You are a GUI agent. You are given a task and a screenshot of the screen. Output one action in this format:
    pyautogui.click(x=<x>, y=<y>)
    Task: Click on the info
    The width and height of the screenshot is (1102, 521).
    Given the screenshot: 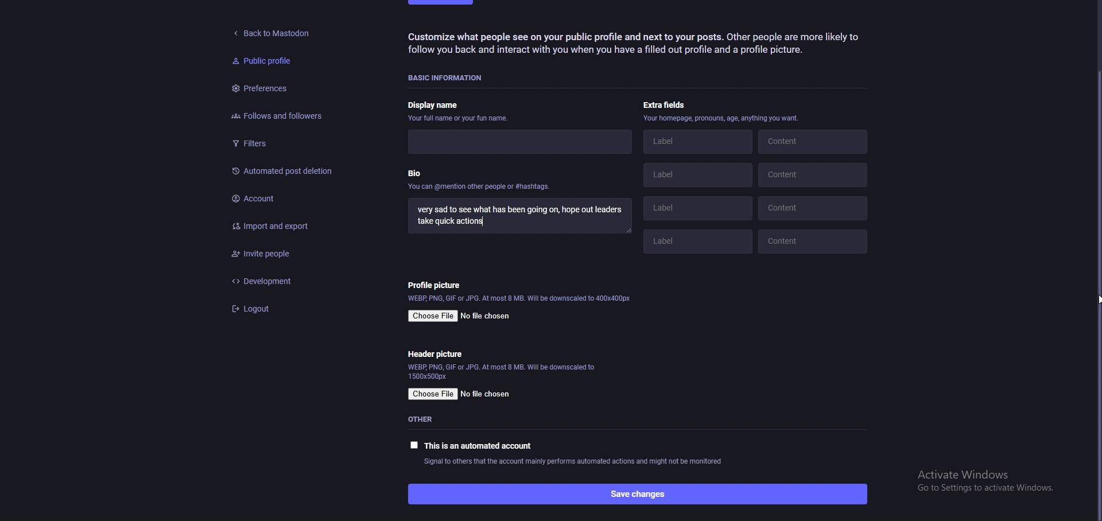 What is the action you would take?
    pyautogui.click(x=521, y=300)
    